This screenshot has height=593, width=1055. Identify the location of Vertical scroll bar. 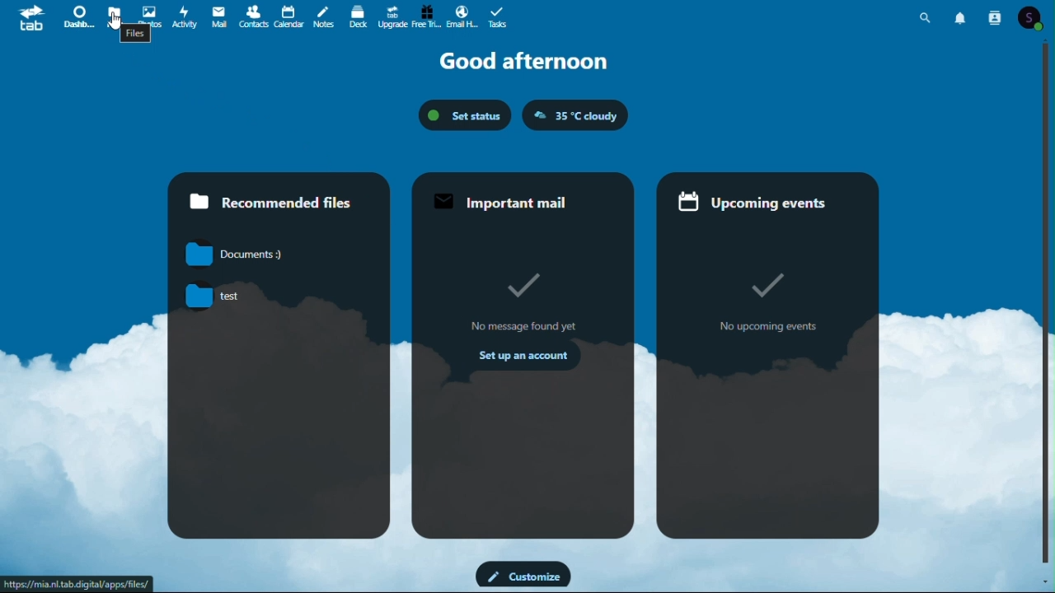
(1048, 306).